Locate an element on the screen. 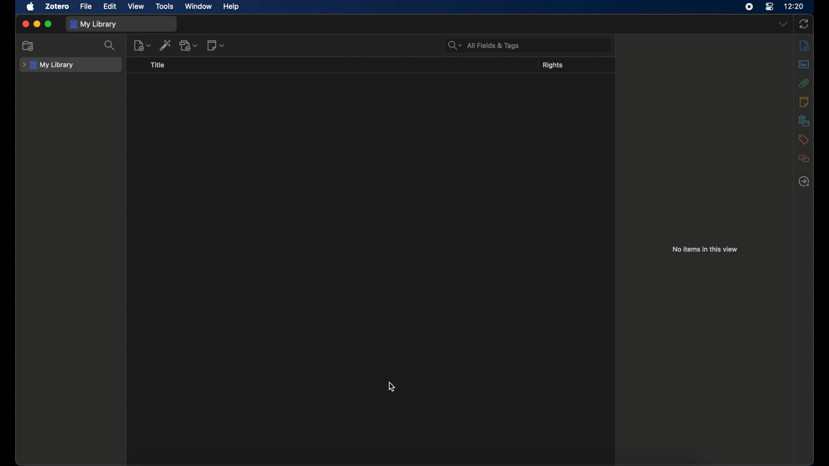 This screenshot has width=829, height=466. cursor is located at coordinates (392, 387).